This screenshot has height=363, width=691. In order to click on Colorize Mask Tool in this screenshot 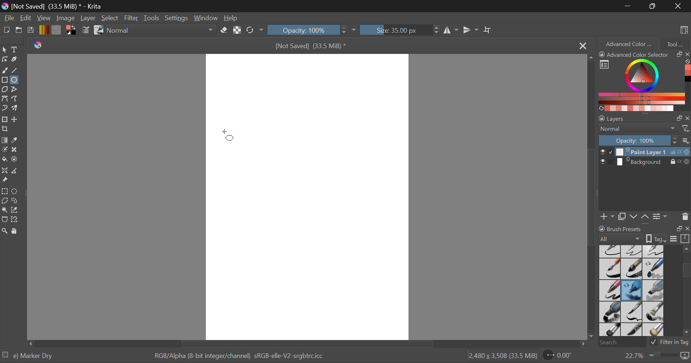, I will do `click(5, 150)`.